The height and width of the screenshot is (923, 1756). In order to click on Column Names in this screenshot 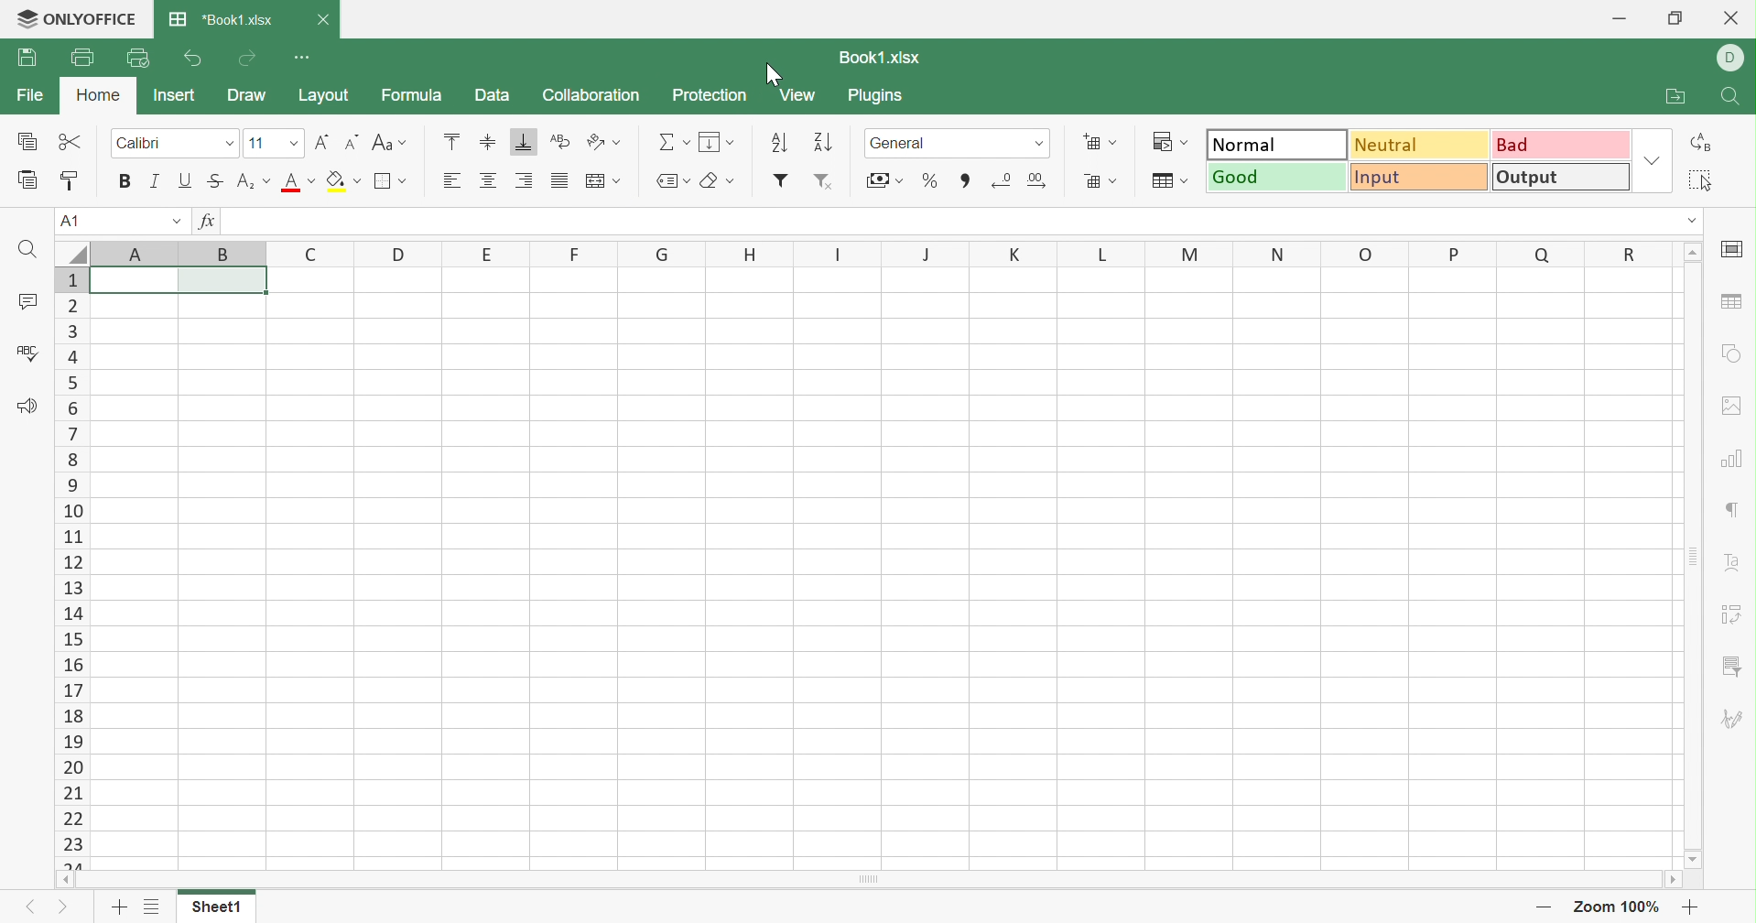, I will do `click(863, 251)`.